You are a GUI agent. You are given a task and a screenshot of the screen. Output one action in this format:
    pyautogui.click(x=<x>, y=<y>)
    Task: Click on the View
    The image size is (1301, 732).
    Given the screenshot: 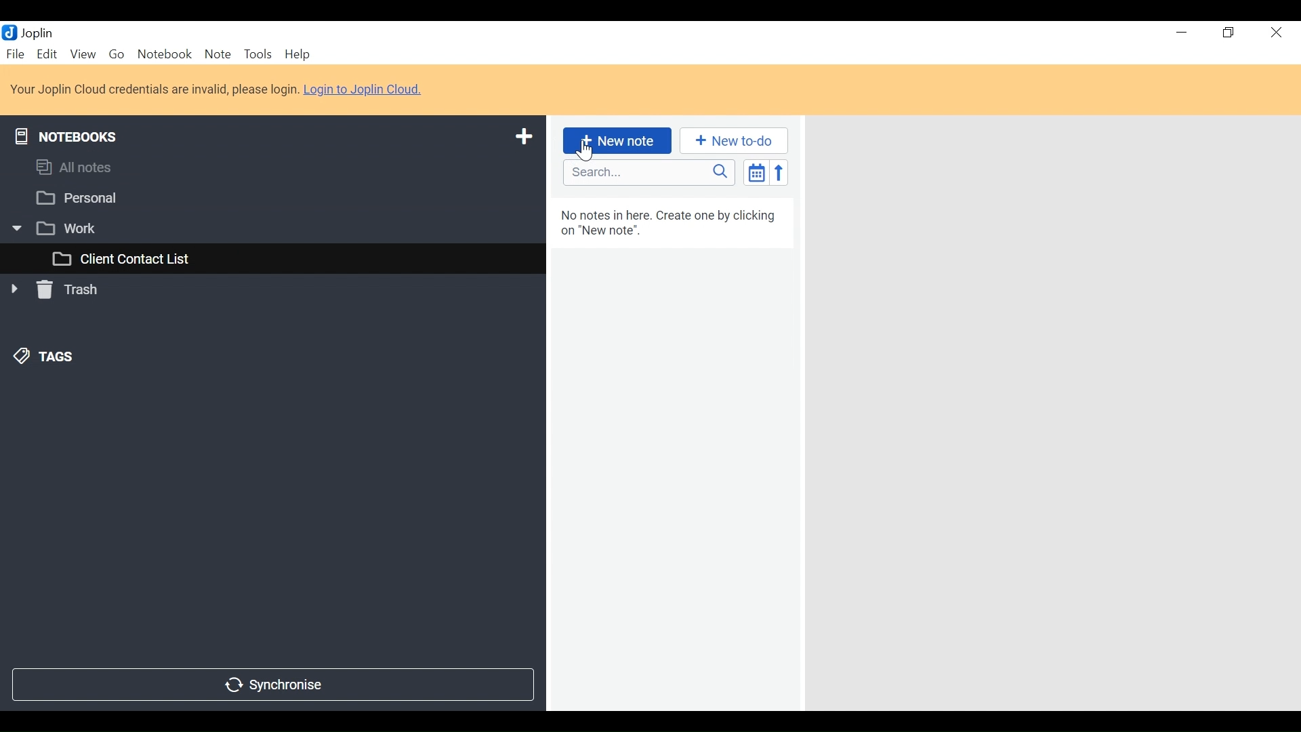 What is the action you would take?
    pyautogui.click(x=83, y=55)
    